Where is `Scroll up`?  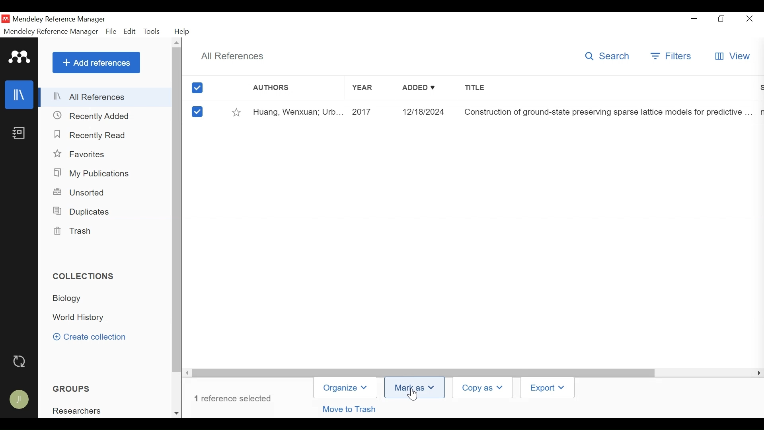 Scroll up is located at coordinates (176, 42).